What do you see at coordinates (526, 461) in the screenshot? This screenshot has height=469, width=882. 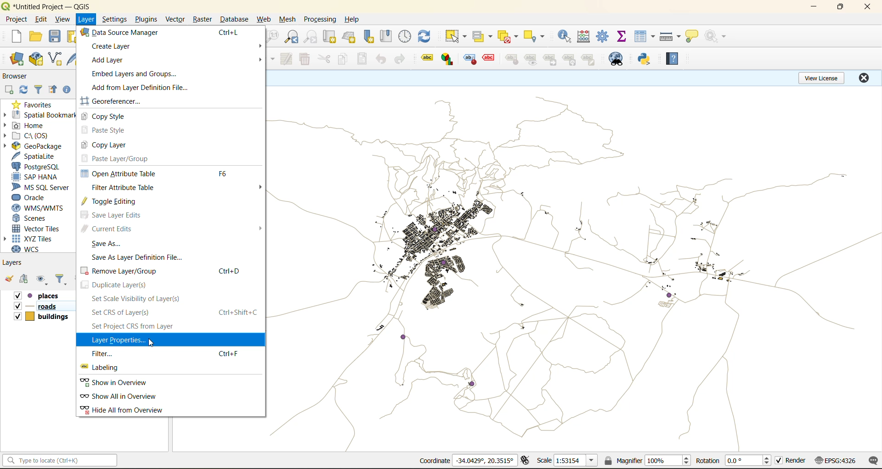 I see `toggle extents` at bounding box center [526, 461].